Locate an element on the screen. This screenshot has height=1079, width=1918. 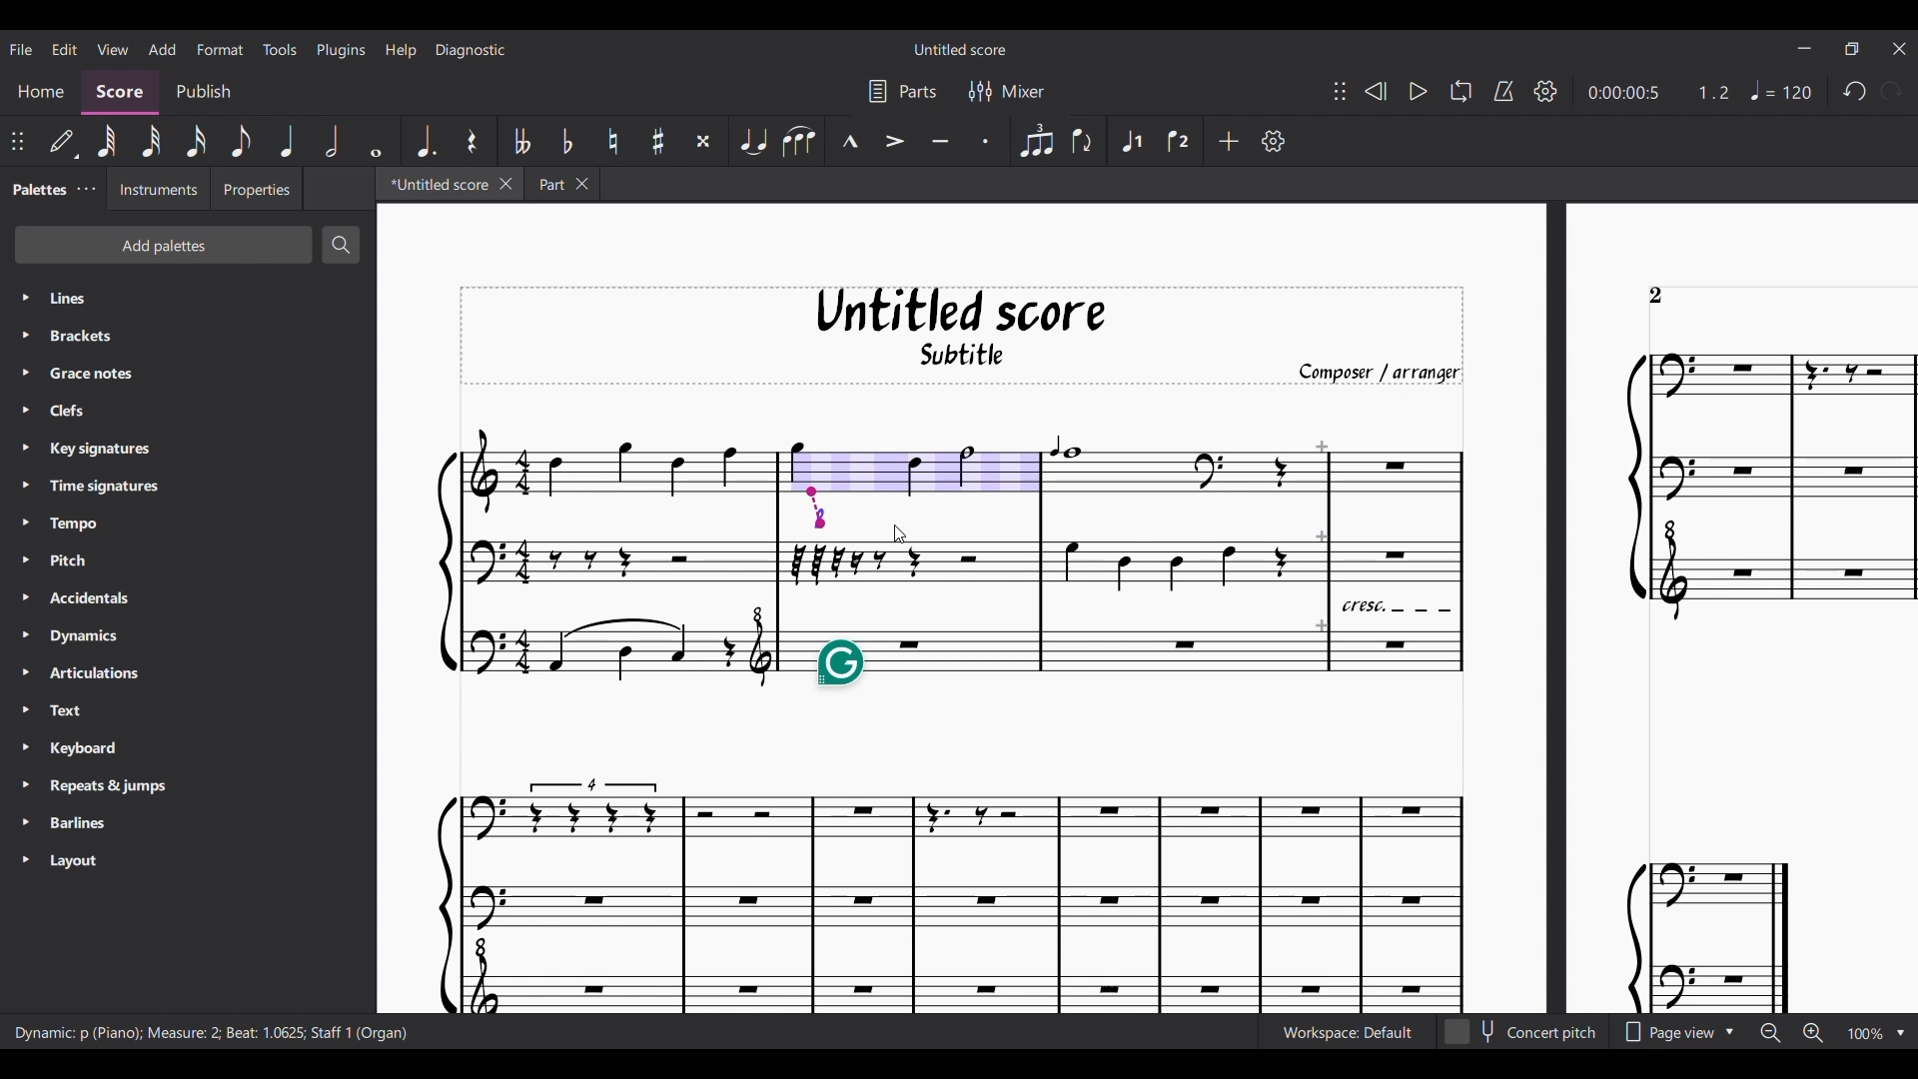
Tie is located at coordinates (752, 141).